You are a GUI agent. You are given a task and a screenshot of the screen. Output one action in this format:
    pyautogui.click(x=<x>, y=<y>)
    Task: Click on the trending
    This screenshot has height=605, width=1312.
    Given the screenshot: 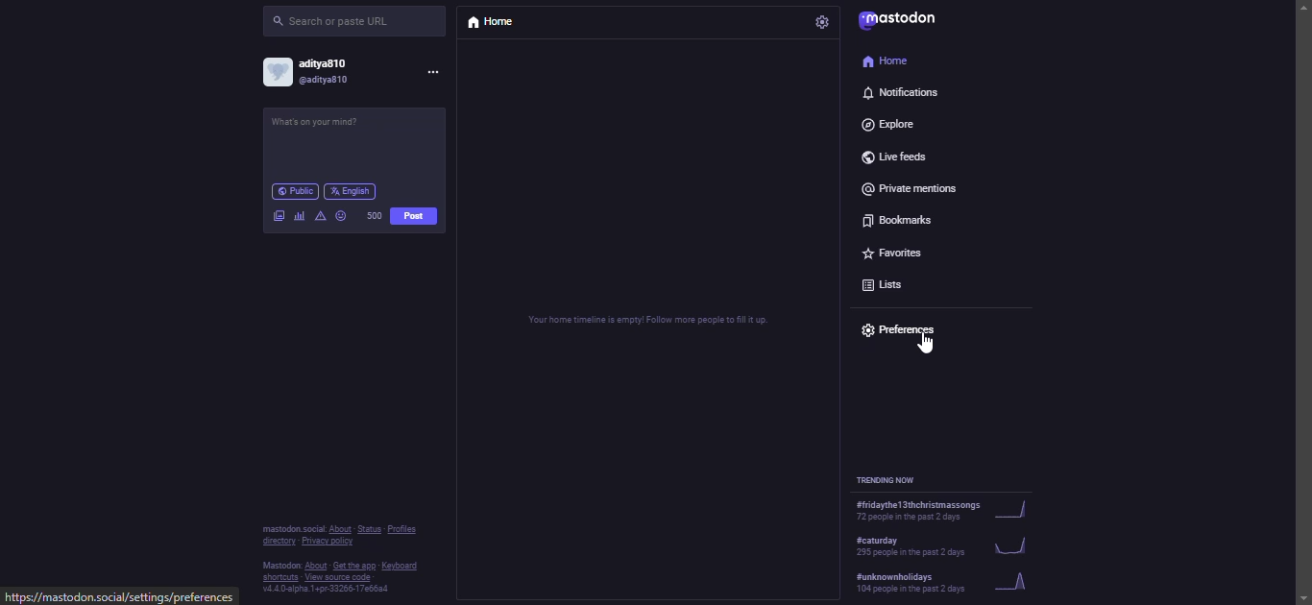 What is the action you would take?
    pyautogui.click(x=931, y=583)
    